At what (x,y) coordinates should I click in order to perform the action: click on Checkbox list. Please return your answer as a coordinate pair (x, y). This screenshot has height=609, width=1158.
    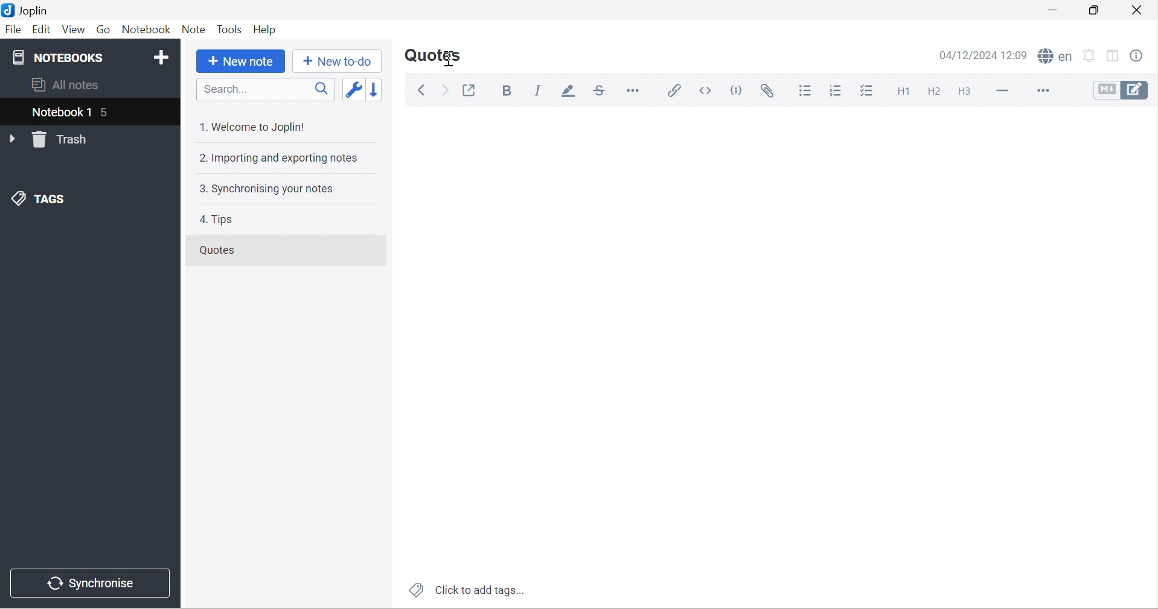
    Looking at the image, I should click on (865, 90).